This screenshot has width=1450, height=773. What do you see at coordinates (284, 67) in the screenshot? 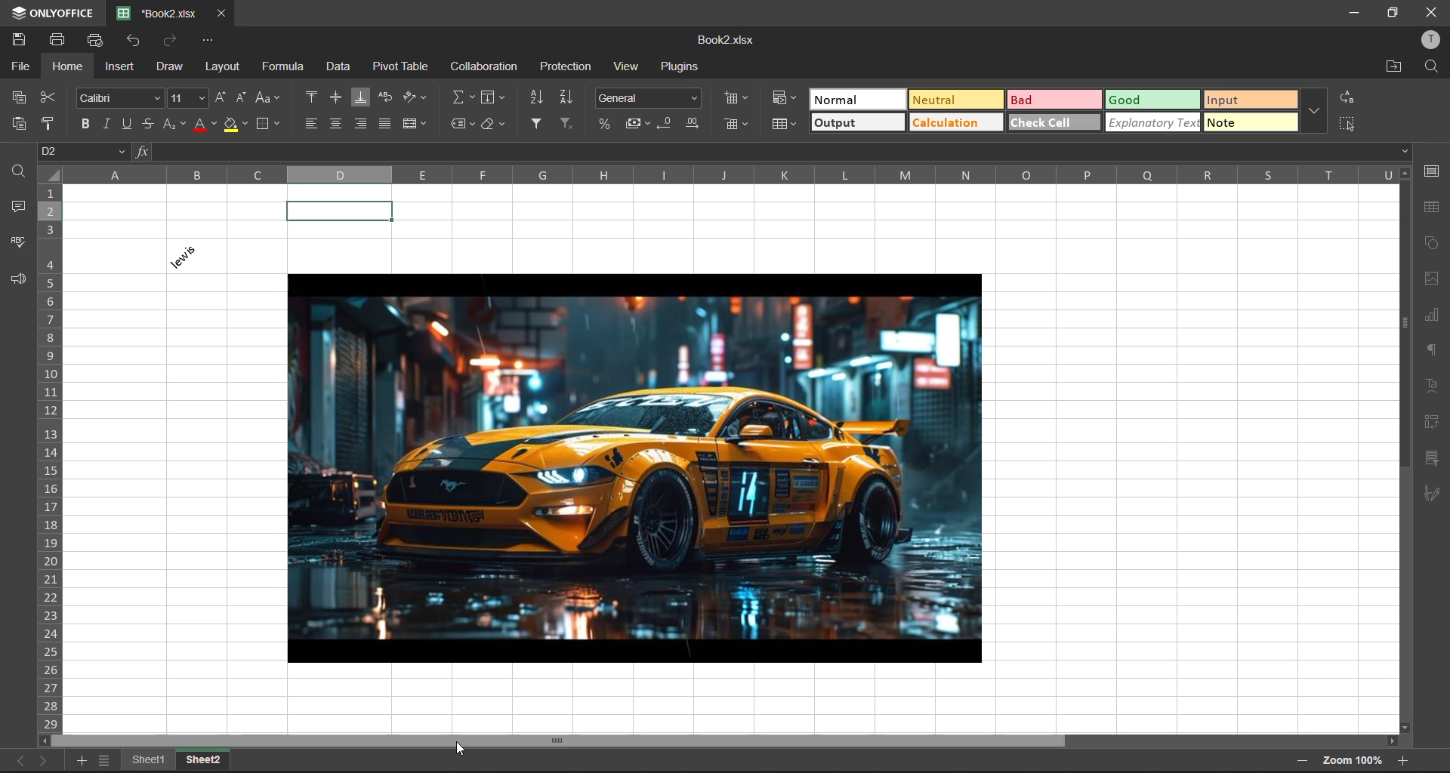
I see `formula` at bounding box center [284, 67].